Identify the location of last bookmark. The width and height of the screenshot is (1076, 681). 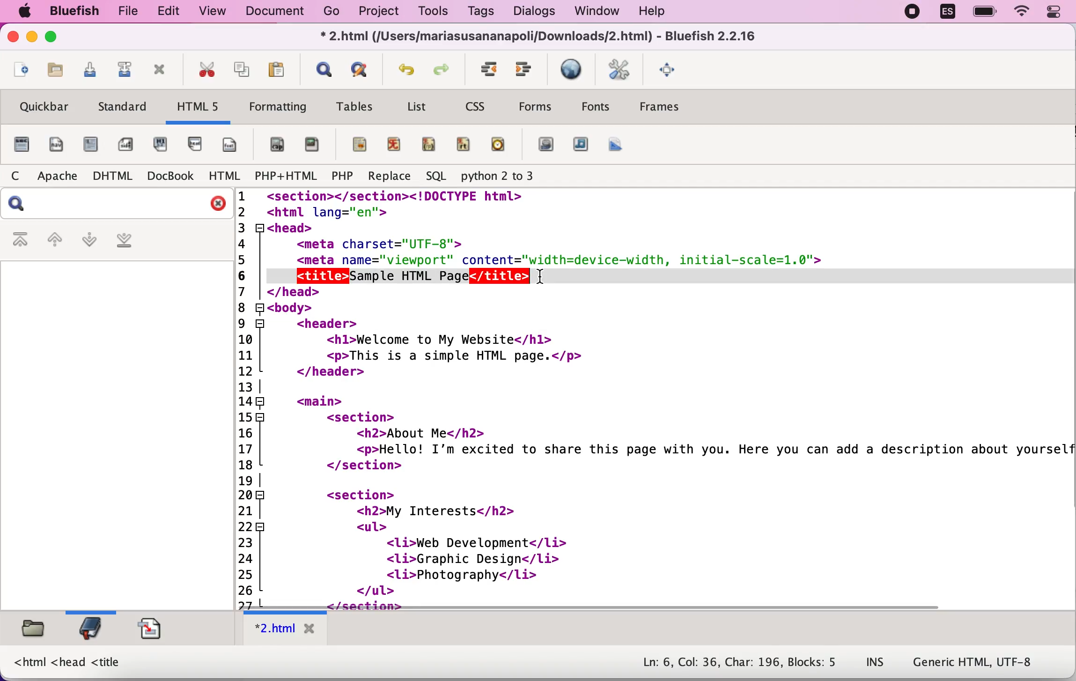
(136, 241).